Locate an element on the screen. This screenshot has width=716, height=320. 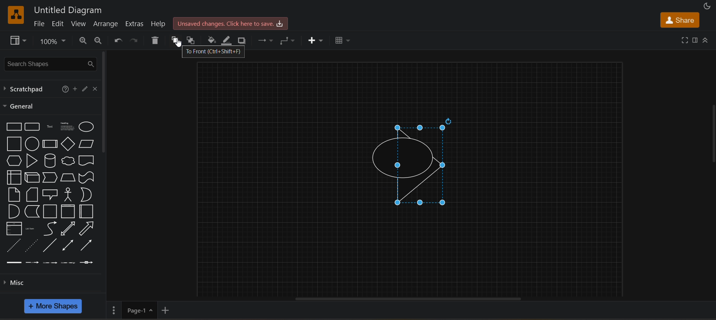
collapse/expand is located at coordinates (706, 39).